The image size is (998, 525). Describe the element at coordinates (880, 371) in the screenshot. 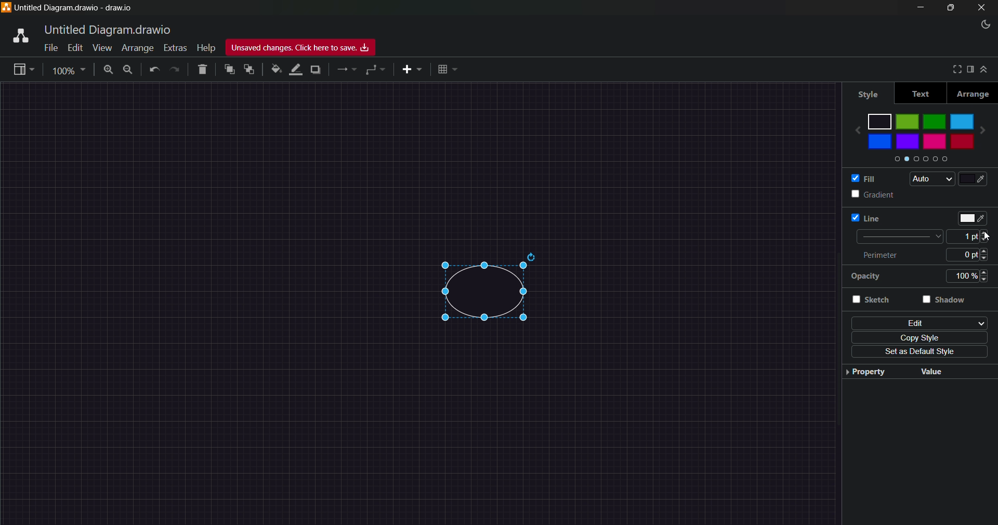

I see `property` at that location.